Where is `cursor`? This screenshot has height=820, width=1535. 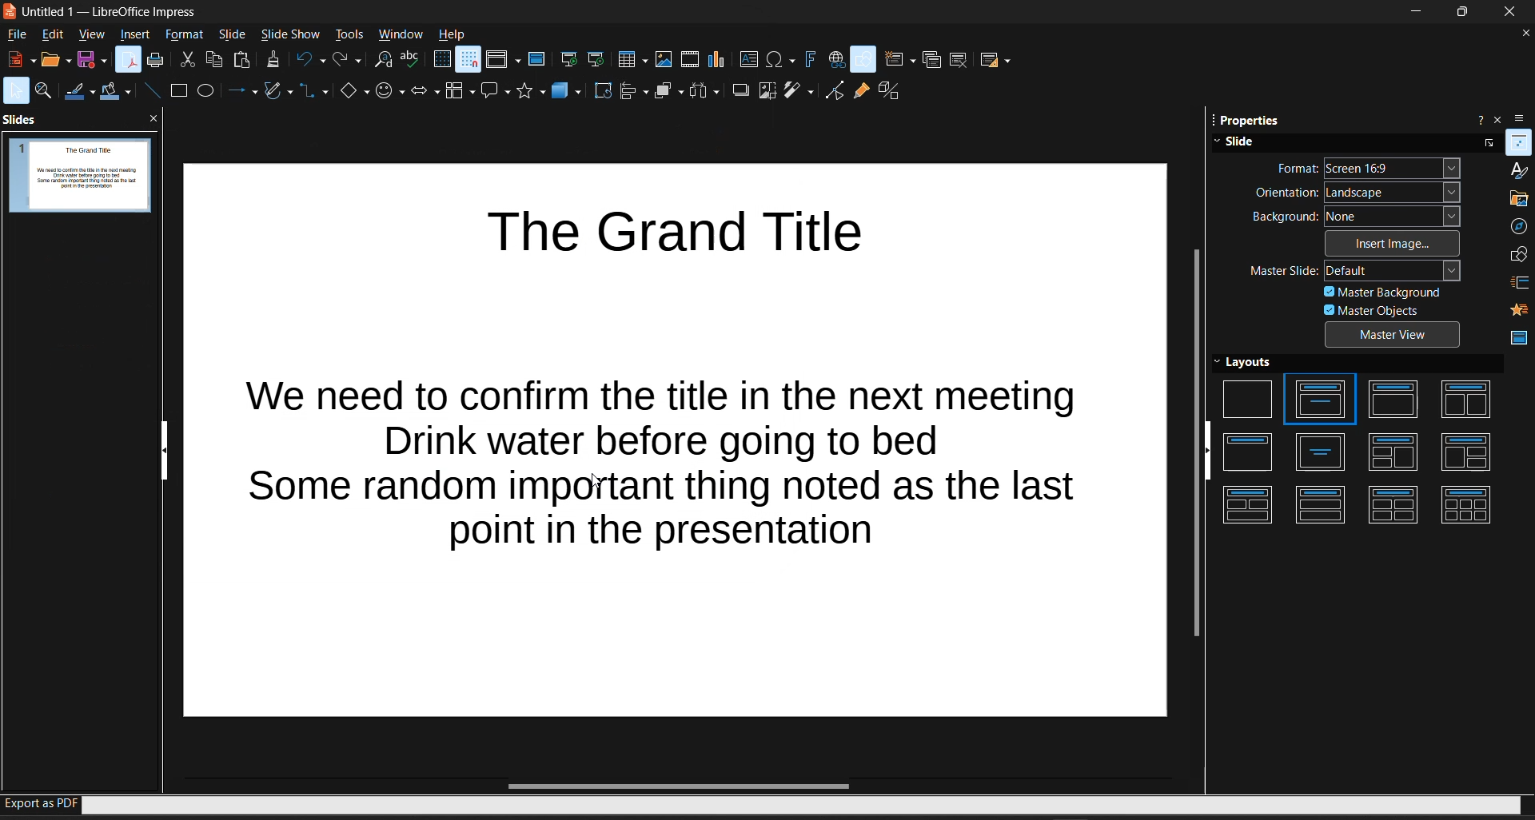 cursor is located at coordinates (599, 480).